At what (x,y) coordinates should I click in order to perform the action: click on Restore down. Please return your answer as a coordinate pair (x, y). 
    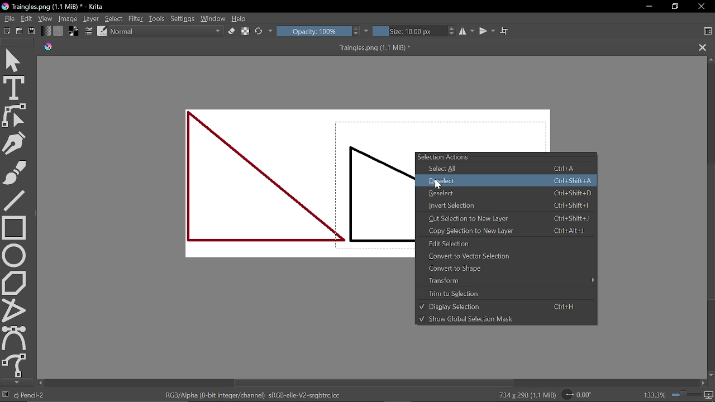
    Looking at the image, I should click on (676, 7).